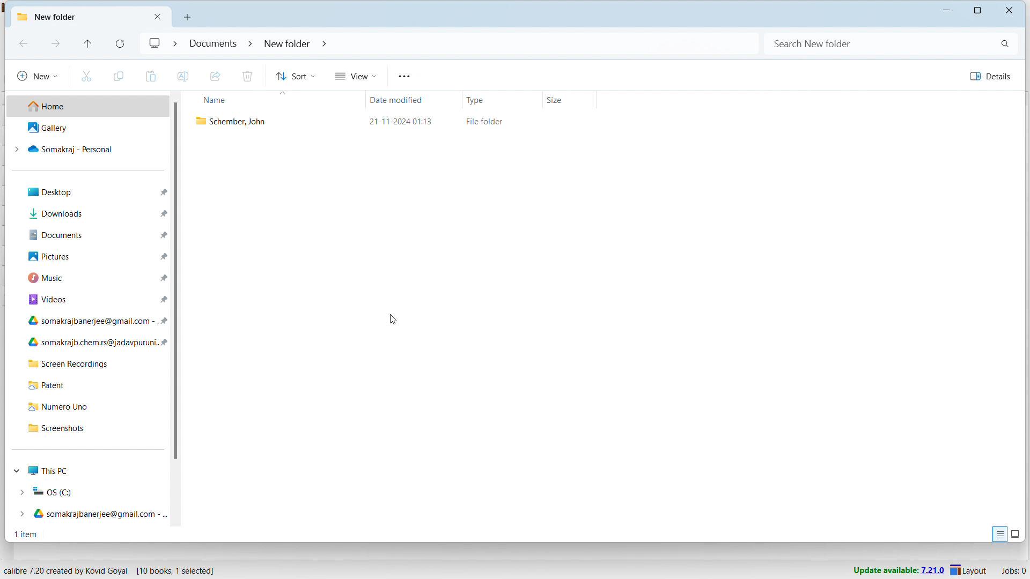 The image size is (1030, 579). What do you see at coordinates (95, 253) in the screenshot?
I see `pictures` at bounding box center [95, 253].